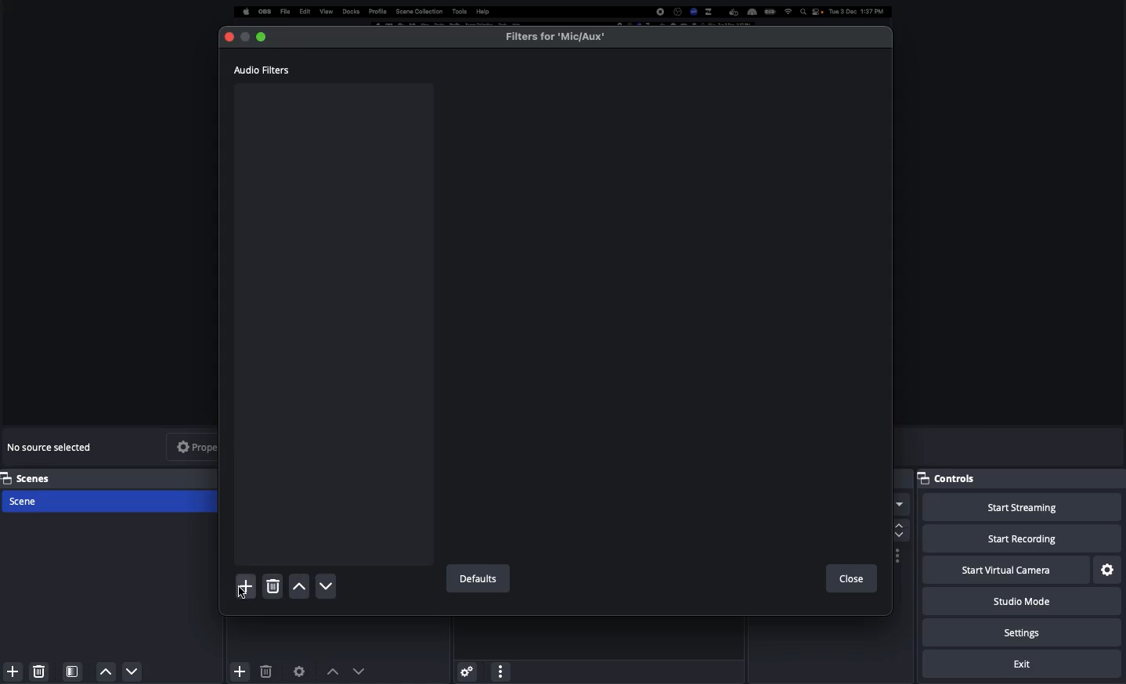  Describe the element at coordinates (1021, 508) in the screenshot. I see `Start streaming` at that location.